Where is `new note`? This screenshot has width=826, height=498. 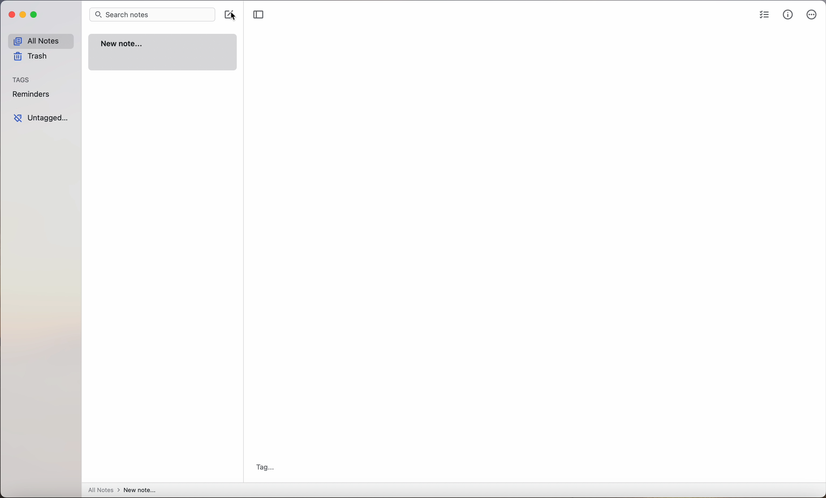
new note is located at coordinates (164, 52).